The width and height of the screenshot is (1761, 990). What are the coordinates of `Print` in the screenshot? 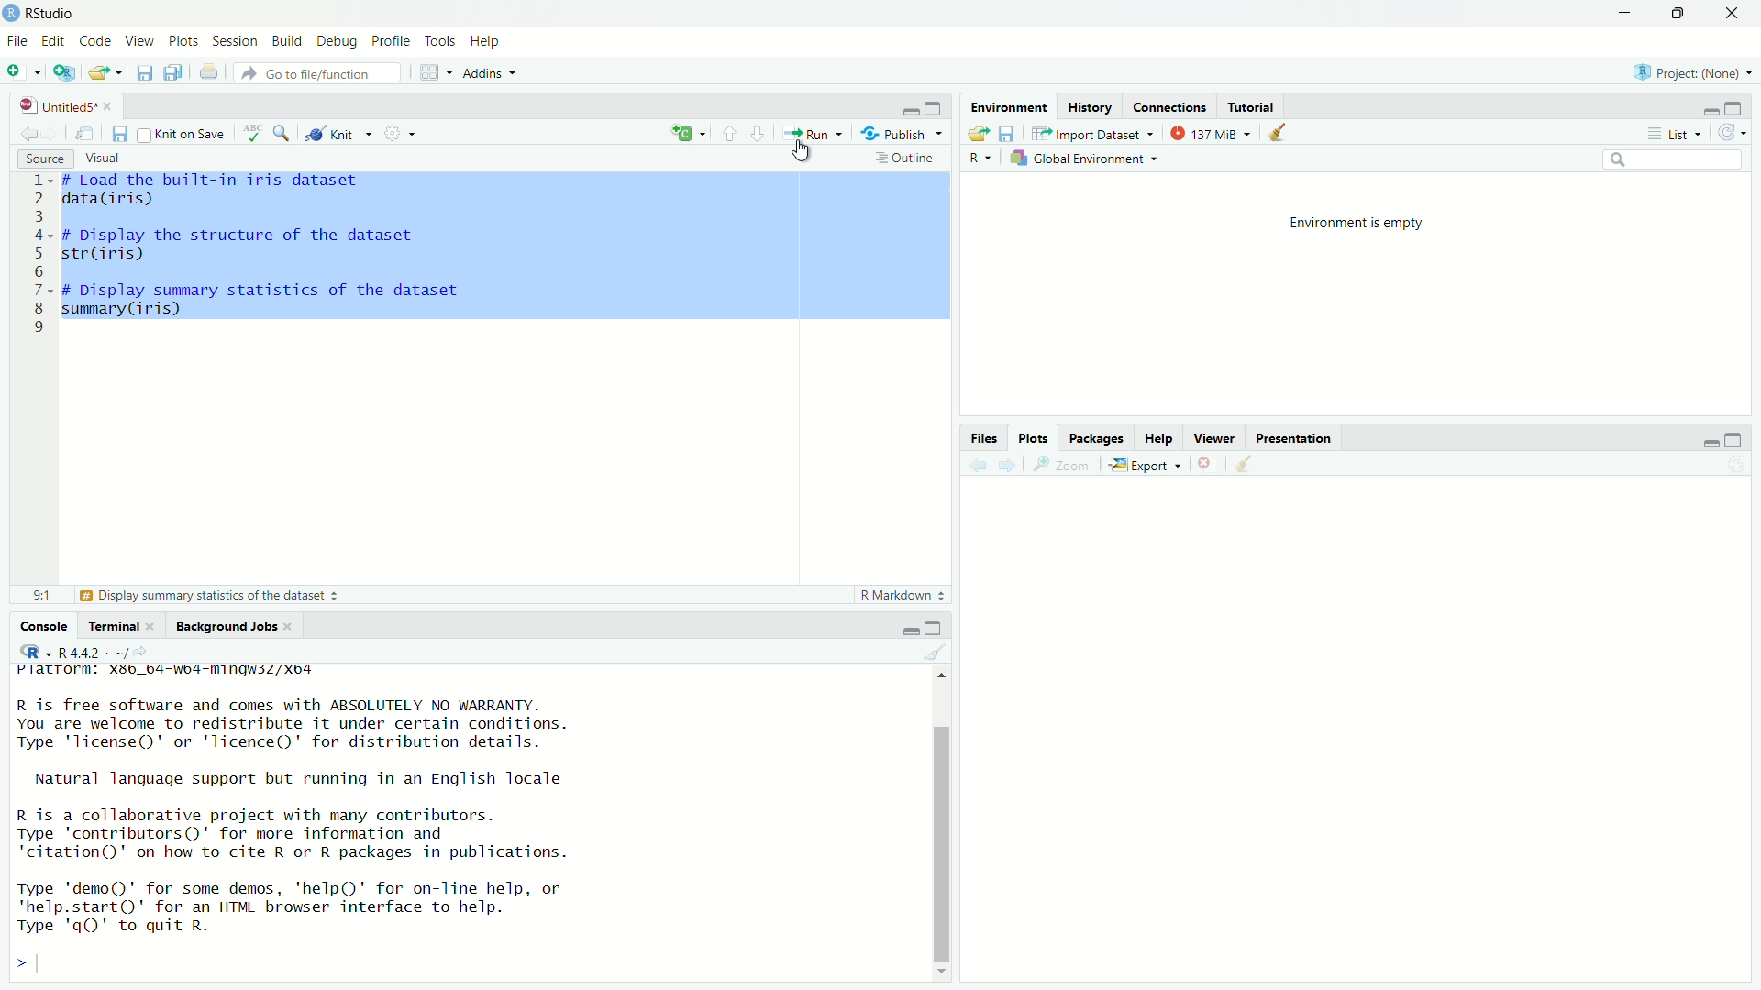 It's located at (208, 71).